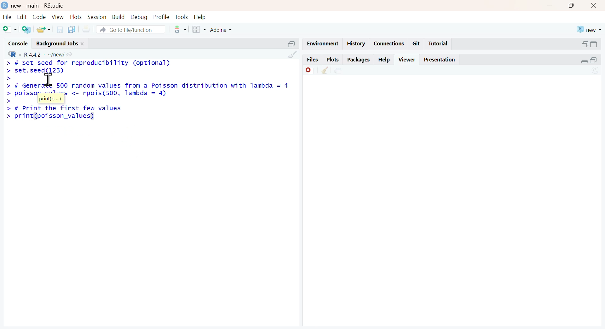  Describe the element at coordinates (10, 30) in the screenshot. I see `Add file as` at that location.